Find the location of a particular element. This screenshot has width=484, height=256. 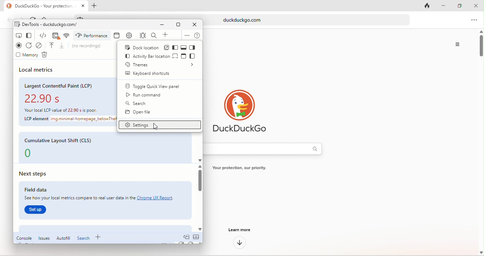

performance is located at coordinates (92, 35).